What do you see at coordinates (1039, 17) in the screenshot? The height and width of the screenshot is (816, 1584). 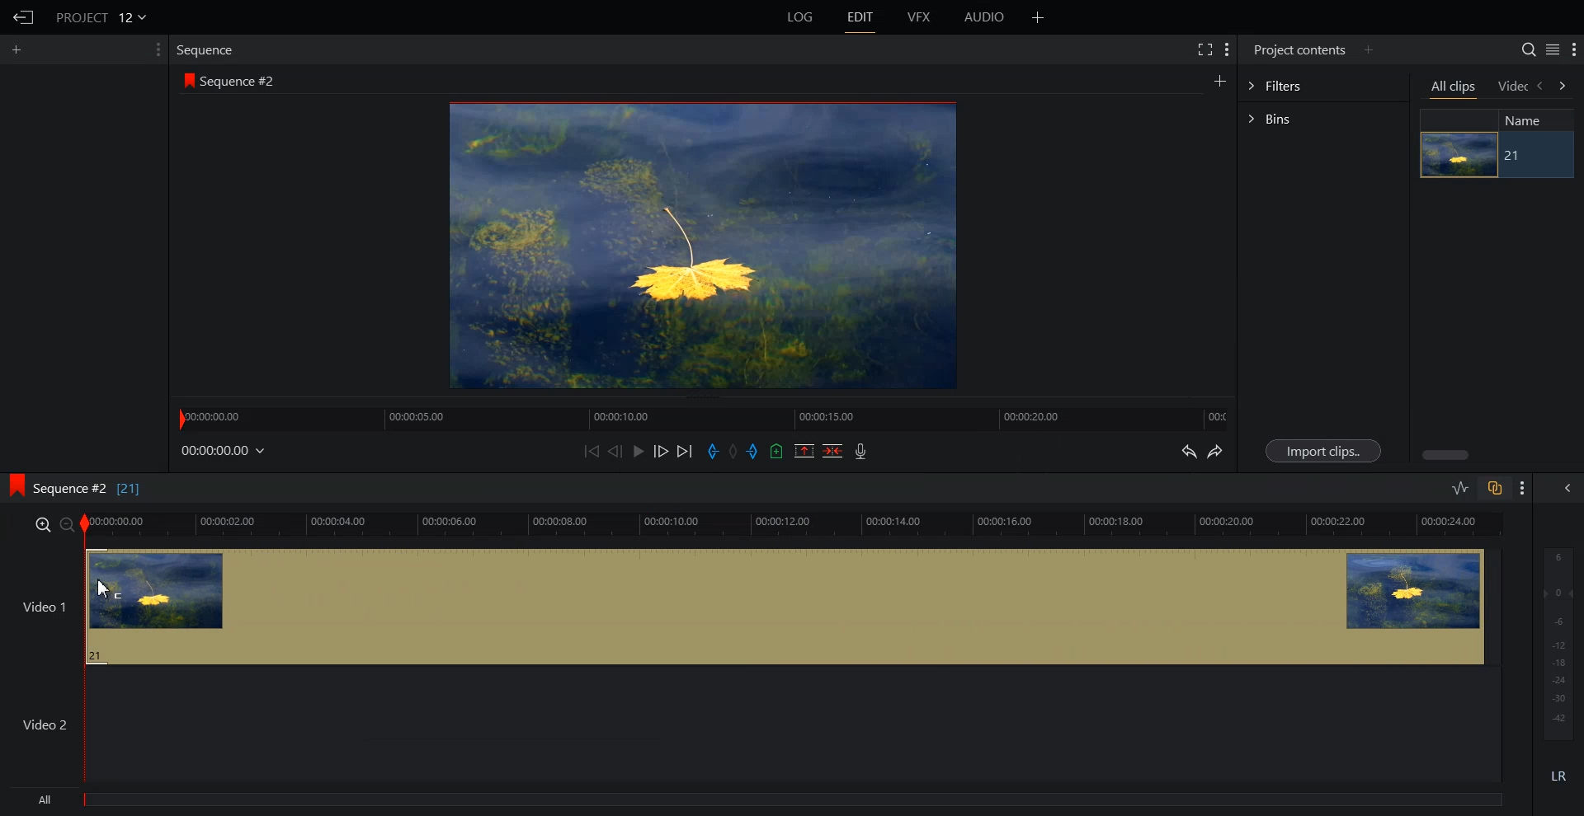 I see `Add Panel` at bounding box center [1039, 17].